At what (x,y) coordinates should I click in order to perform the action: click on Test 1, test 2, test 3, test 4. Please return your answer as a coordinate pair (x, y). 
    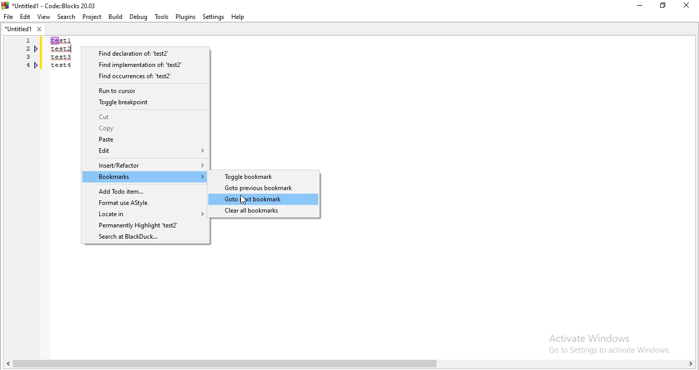
    Looking at the image, I should click on (61, 60).